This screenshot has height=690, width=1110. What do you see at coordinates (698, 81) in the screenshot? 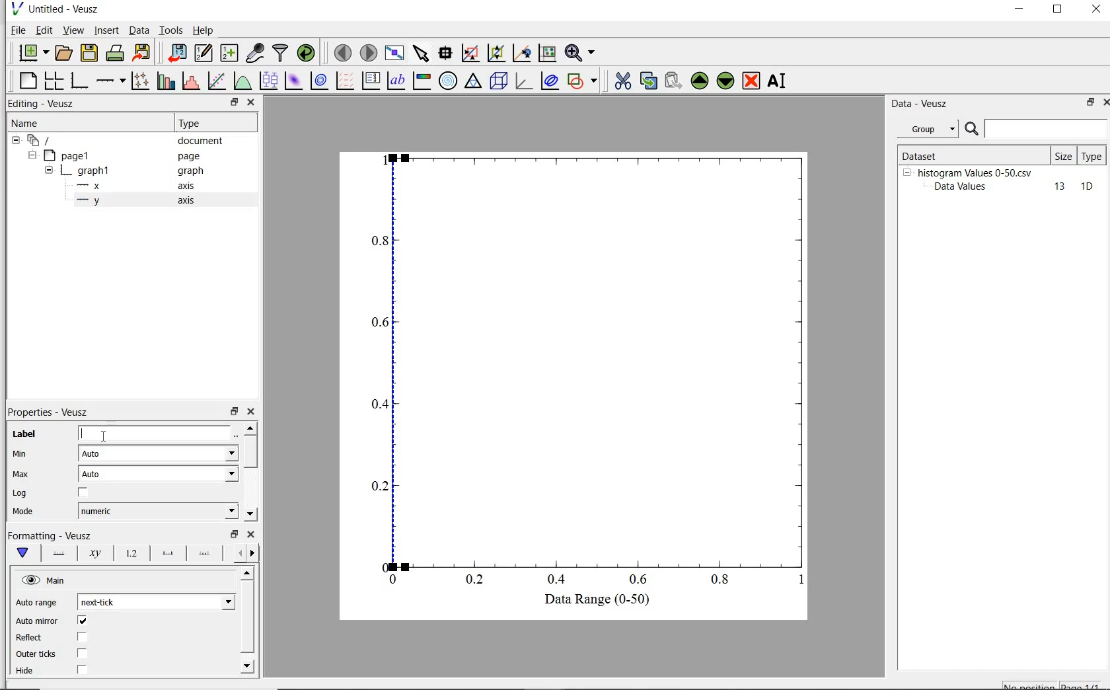
I see `move up the selected widget` at bounding box center [698, 81].